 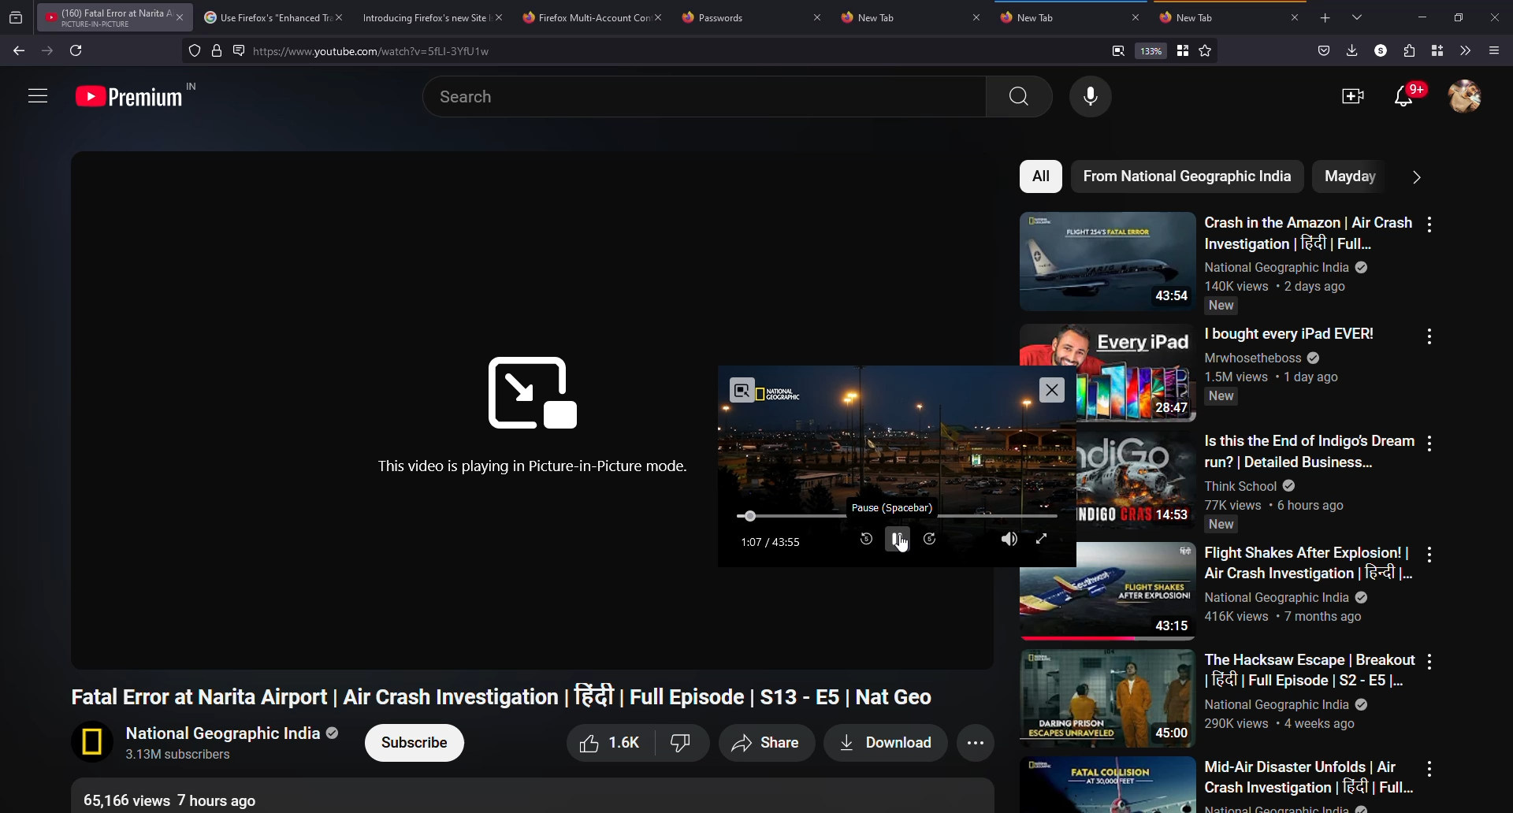 I want to click on video text description, so click(x=1310, y=472).